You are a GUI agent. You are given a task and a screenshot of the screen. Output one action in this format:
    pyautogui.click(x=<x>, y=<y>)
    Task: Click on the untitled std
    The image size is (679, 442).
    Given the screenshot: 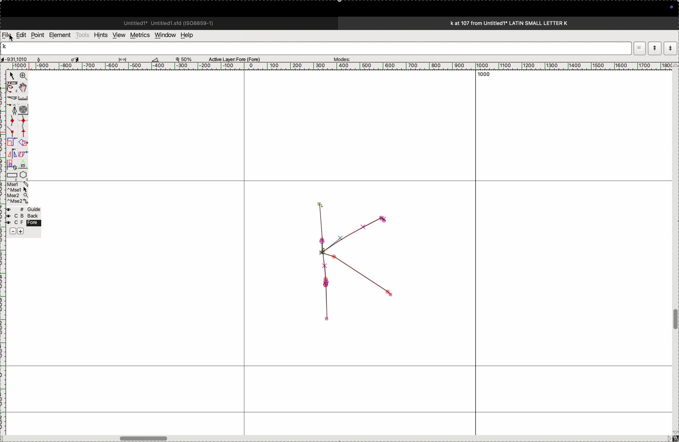 What is the action you would take?
    pyautogui.click(x=171, y=23)
    